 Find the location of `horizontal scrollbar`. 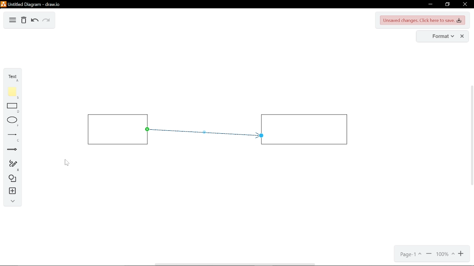

horizontal scrollbar is located at coordinates (236, 264).